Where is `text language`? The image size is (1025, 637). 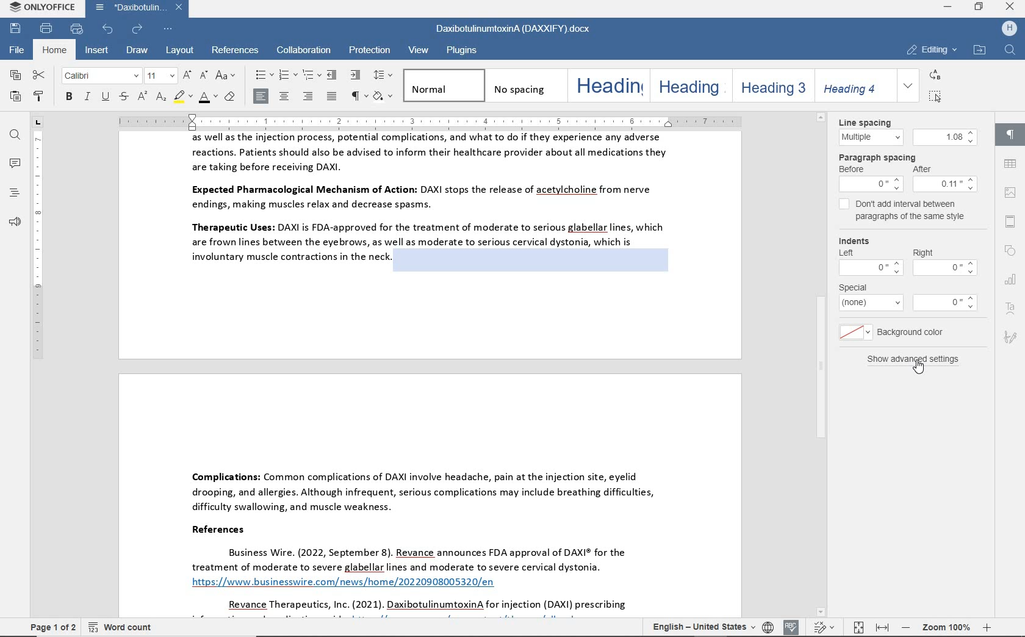 text language is located at coordinates (702, 627).